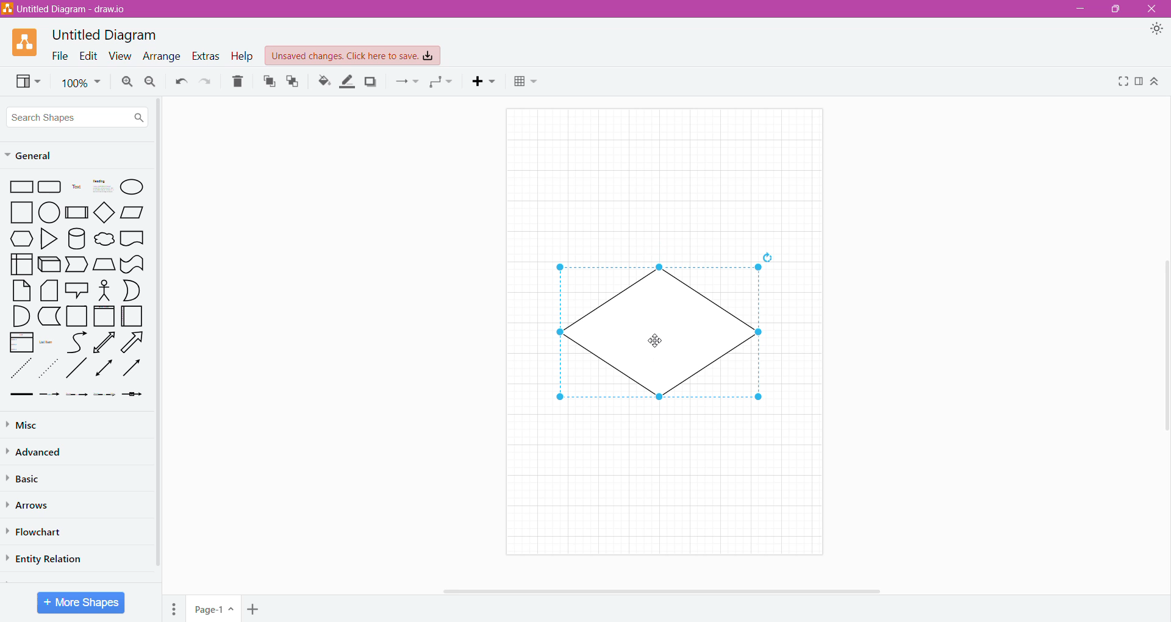  I want to click on , so click(214, 609).